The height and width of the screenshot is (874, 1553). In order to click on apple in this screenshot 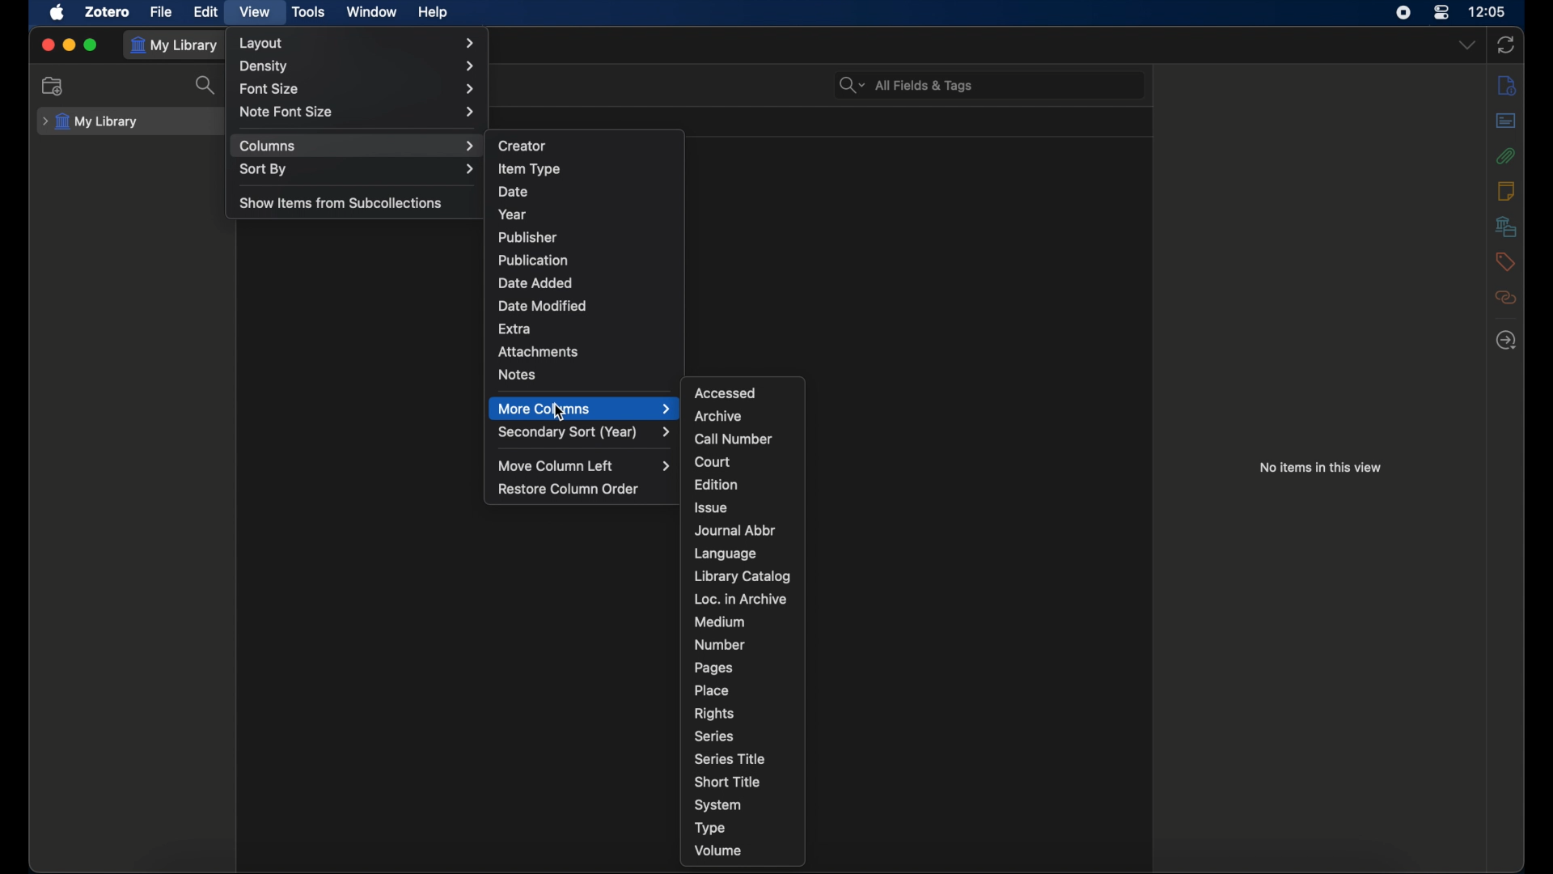, I will do `click(58, 12)`.